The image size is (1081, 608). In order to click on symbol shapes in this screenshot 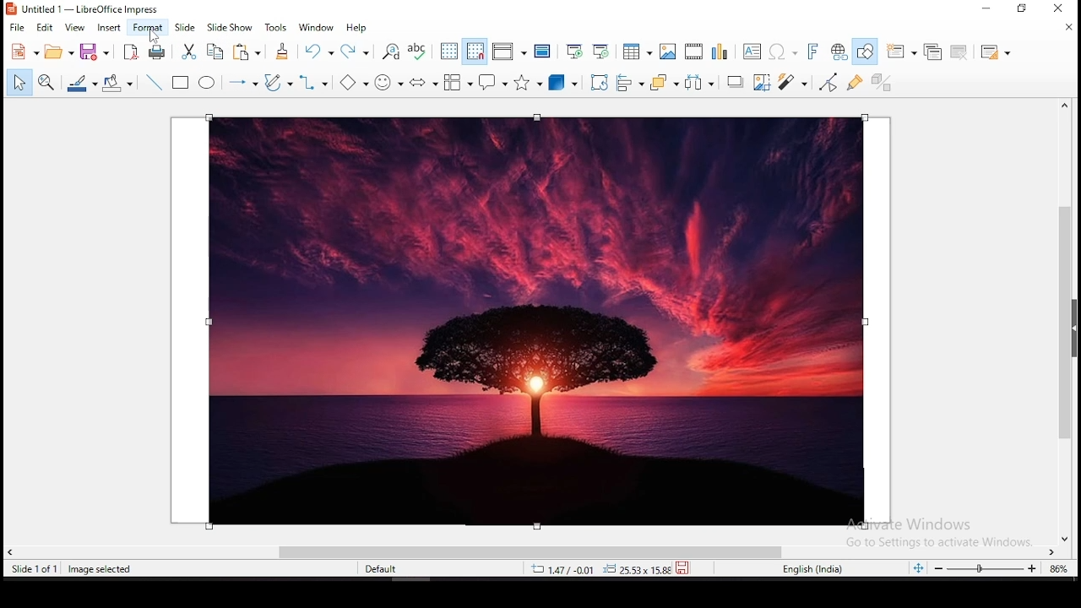, I will do `click(391, 81)`.